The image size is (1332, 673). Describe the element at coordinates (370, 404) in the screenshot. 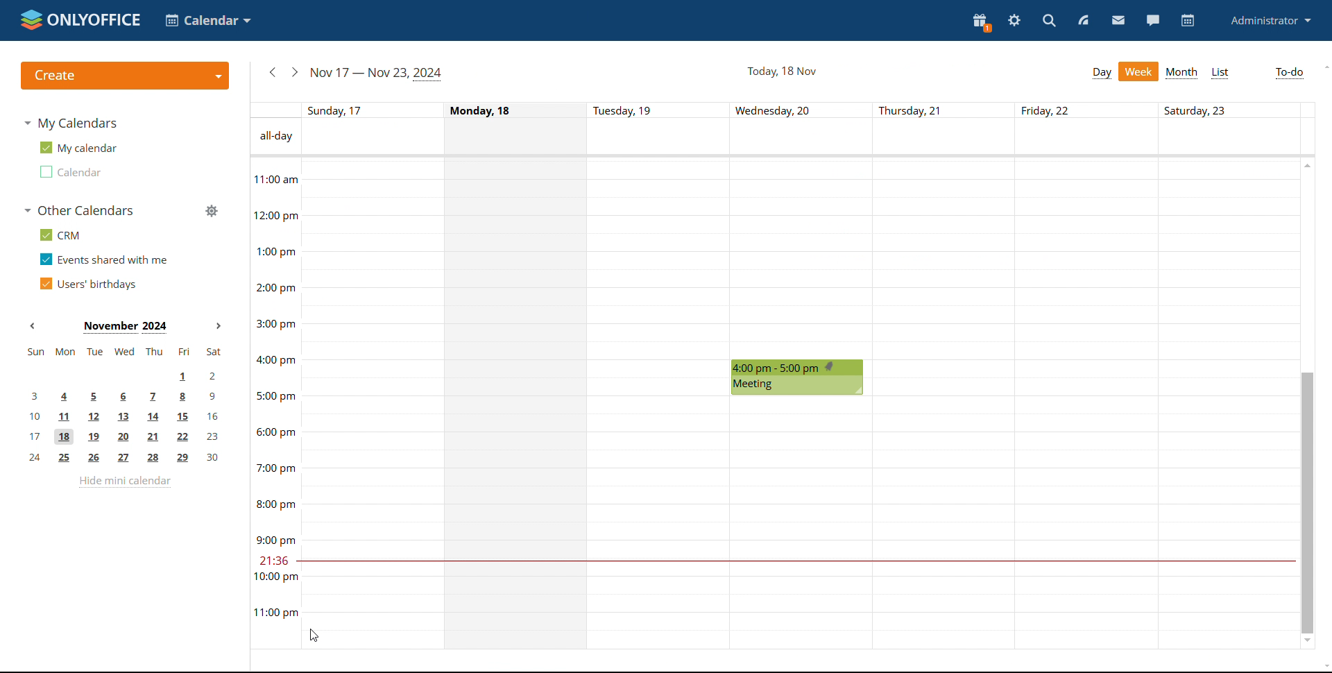

I see `Sunday` at that location.